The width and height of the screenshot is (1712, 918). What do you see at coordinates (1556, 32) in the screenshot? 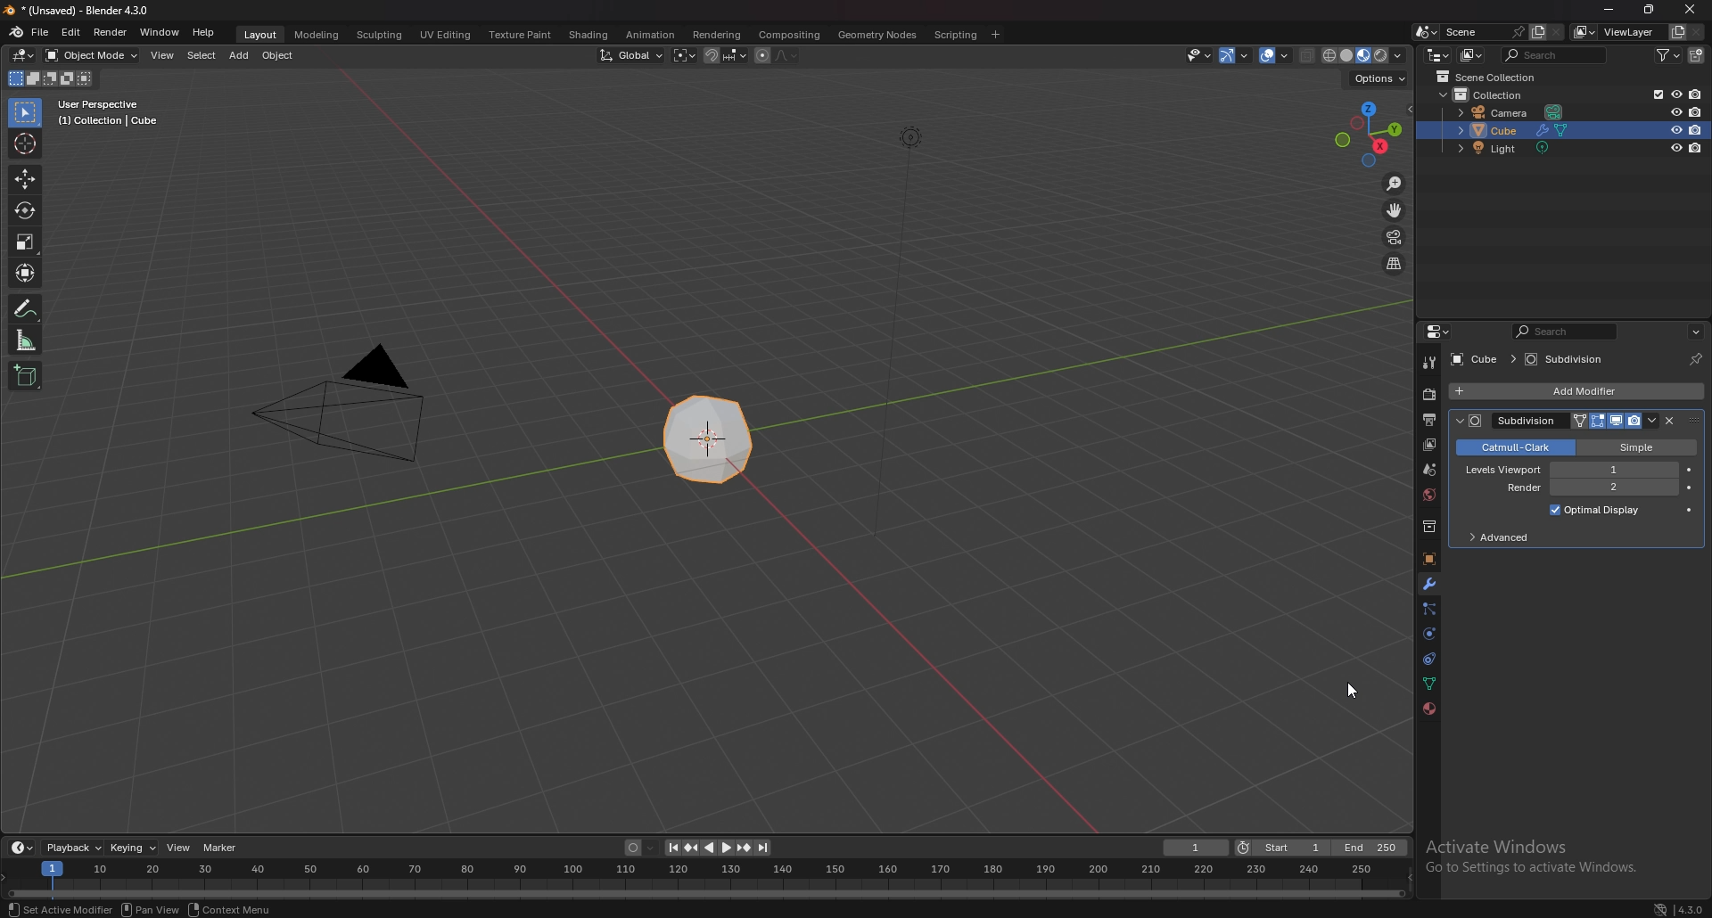
I see `delete scene` at bounding box center [1556, 32].